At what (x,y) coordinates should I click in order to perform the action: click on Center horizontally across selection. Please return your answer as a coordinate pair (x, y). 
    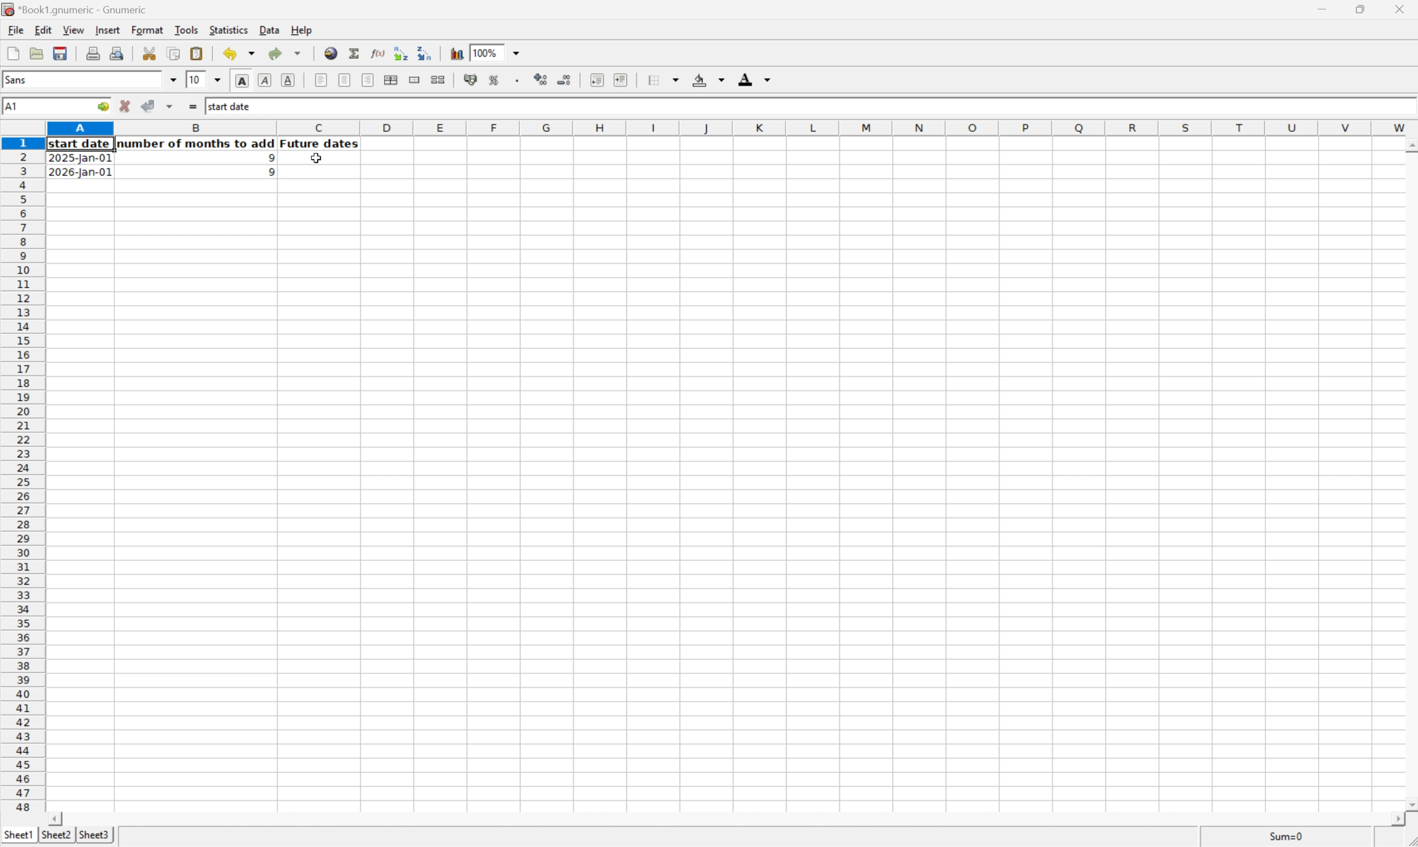
    Looking at the image, I should click on (392, 80).